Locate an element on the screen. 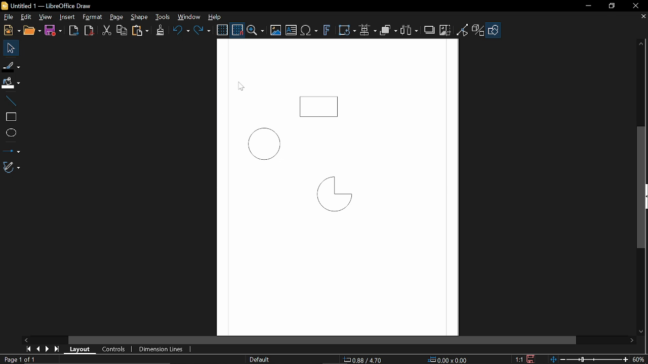 The image size is (648, 364). paste is located at coordinates (141, 31).